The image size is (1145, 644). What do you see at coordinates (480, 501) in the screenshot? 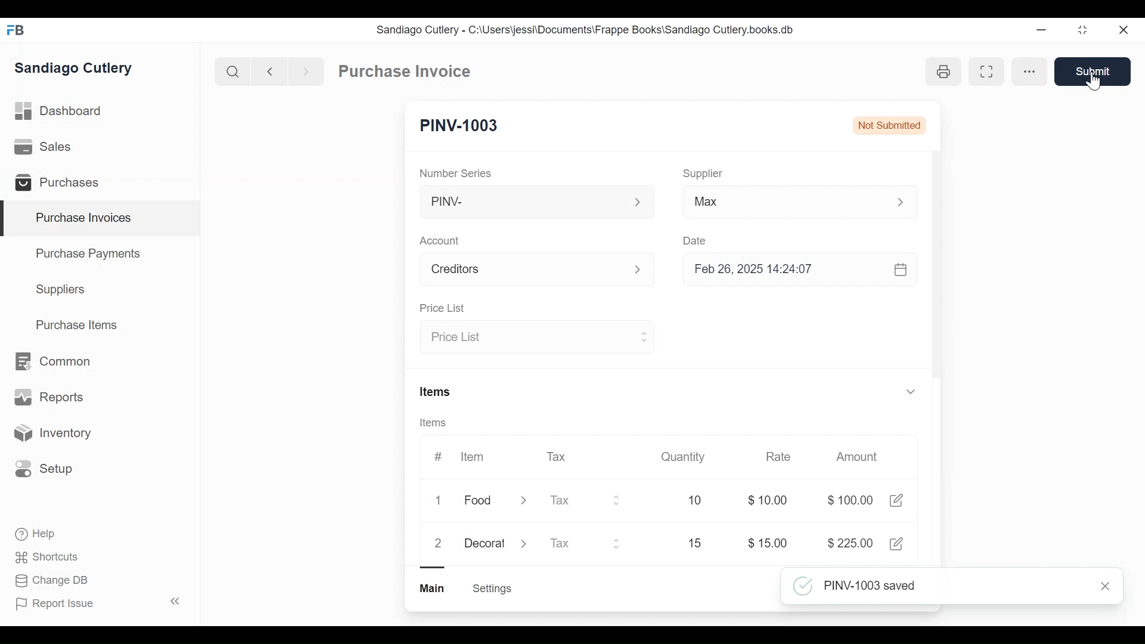
I see `Food` at bounding box center [480, 501].